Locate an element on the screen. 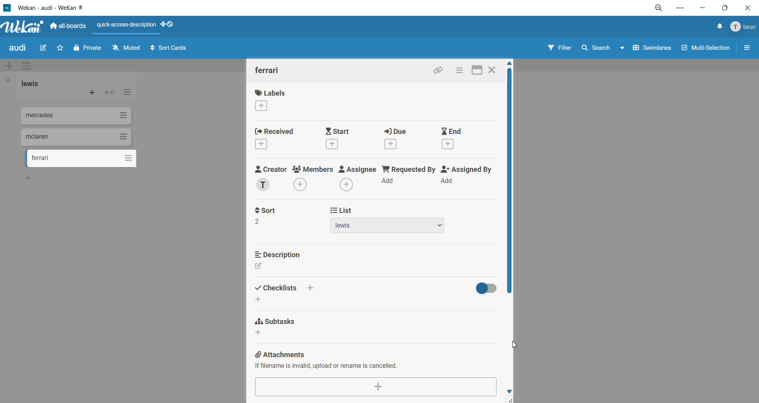  add card is located at coordinates (90, 92).